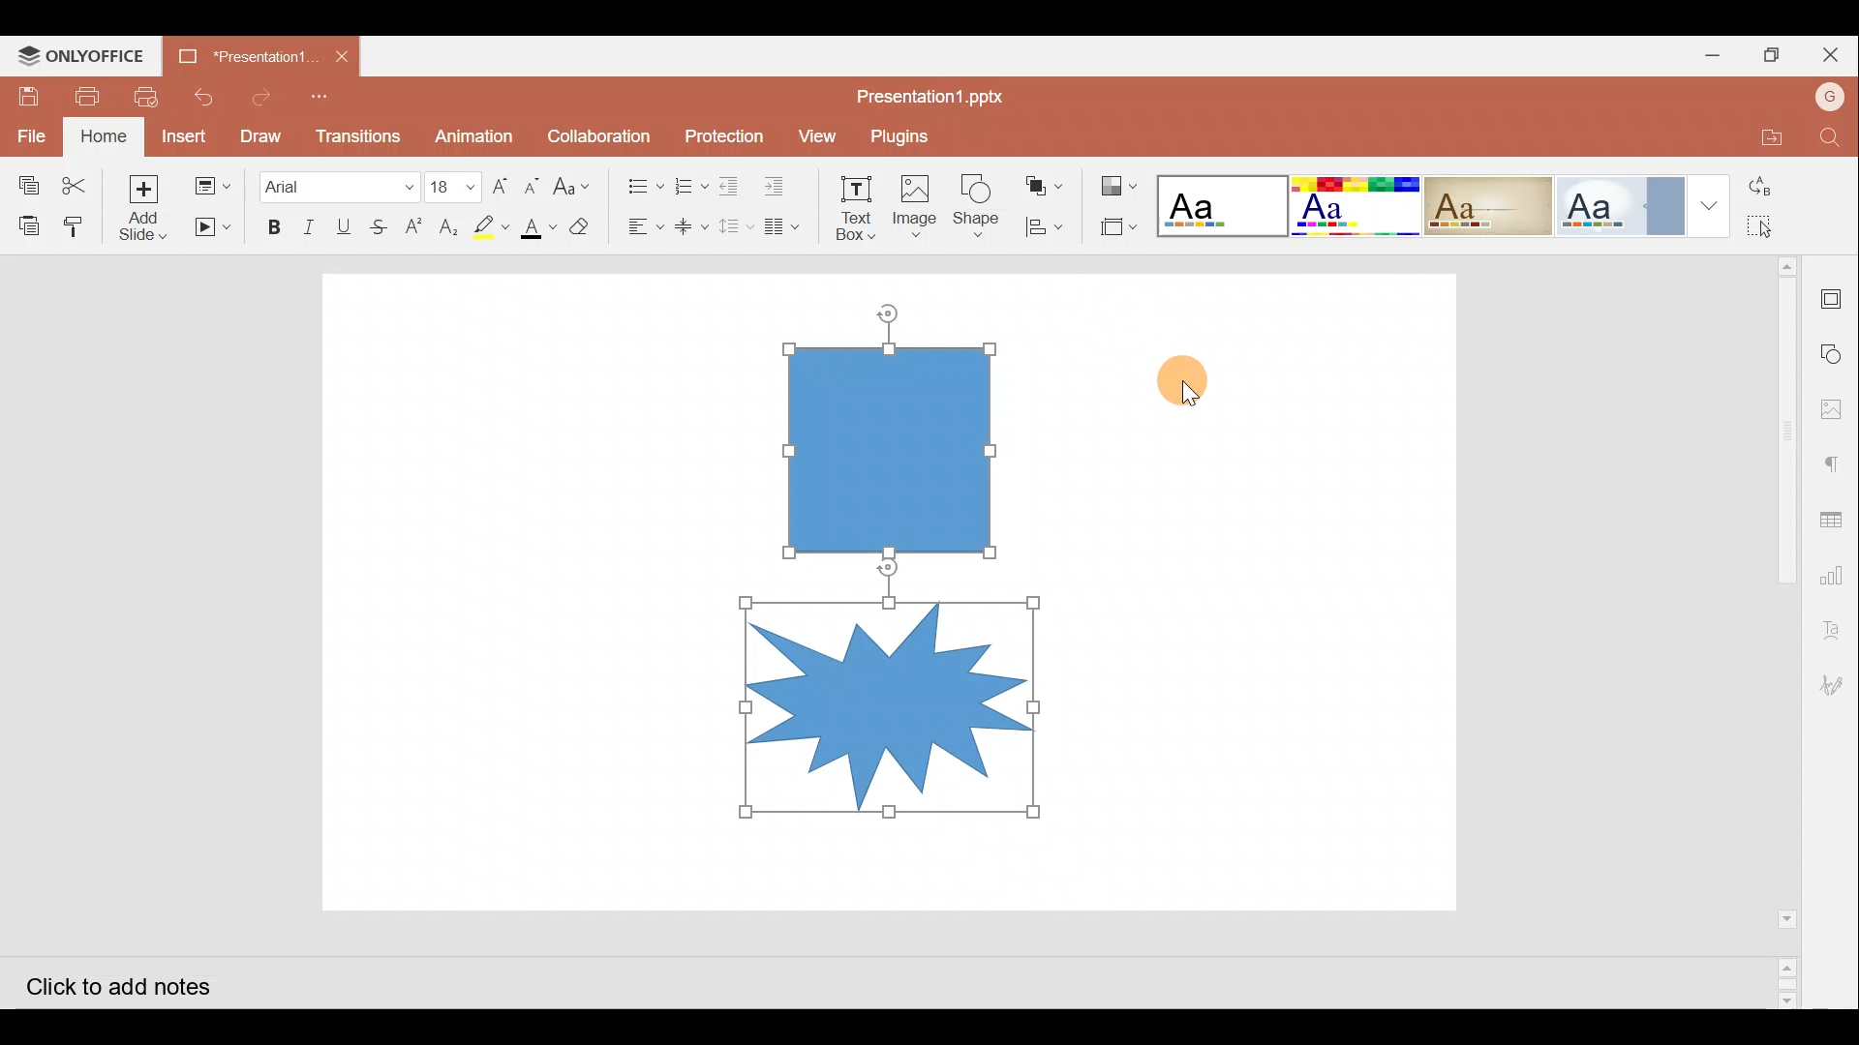  What do you see at coordinates (1712, 54) in the screenshot?
I see `Minimize` at bounding box center [1712, 54].